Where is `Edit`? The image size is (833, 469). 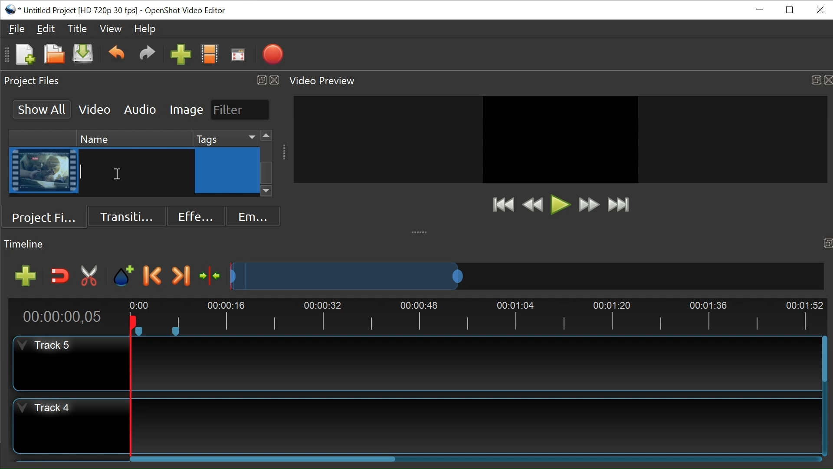 Edit is located at coordinates (46, 30).